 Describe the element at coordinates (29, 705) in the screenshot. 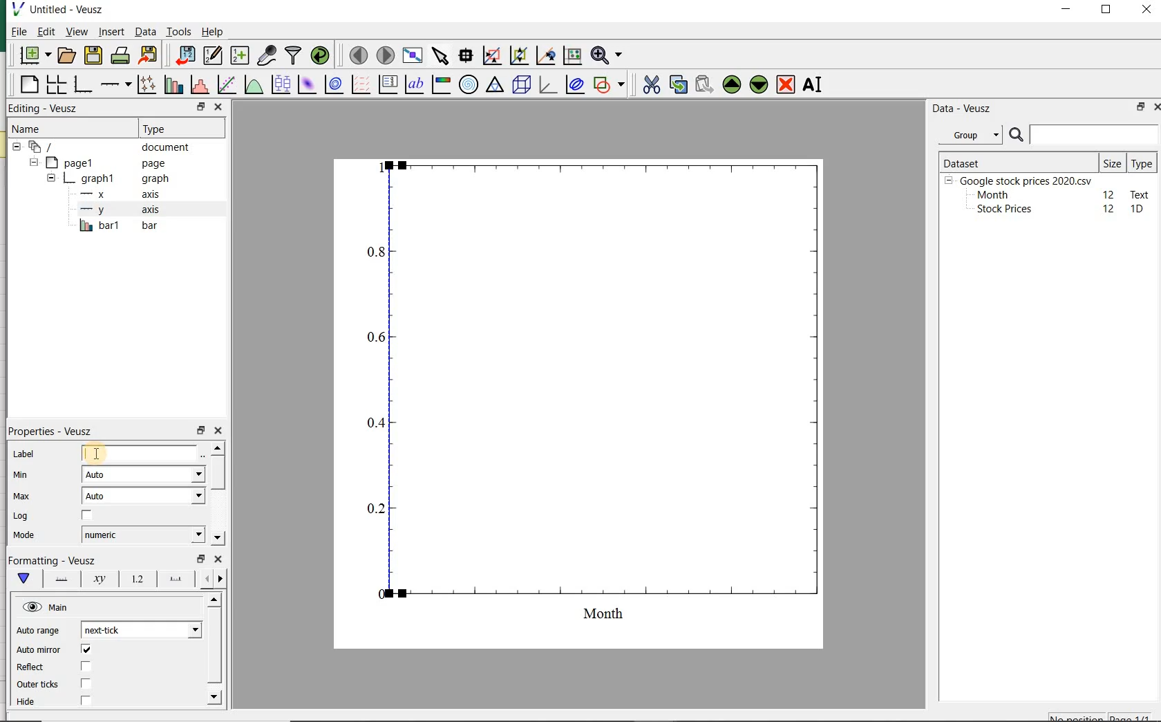

I see `Hide` at that location.